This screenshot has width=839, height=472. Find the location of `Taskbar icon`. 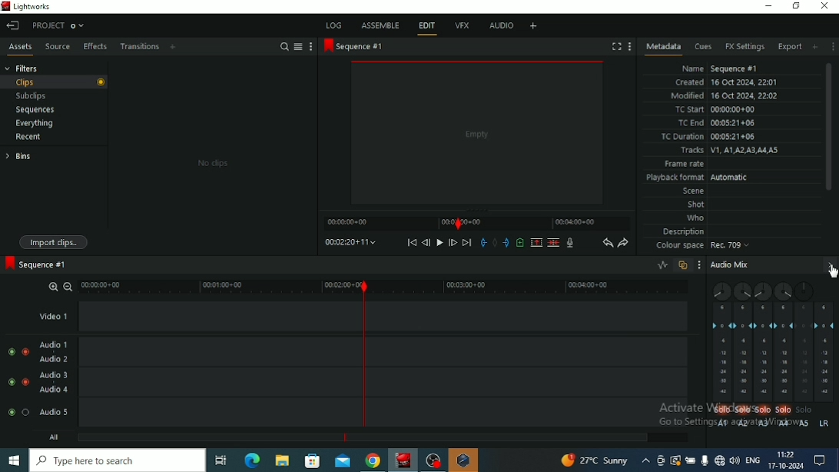

Taskbar icon is located at coordinates (465, 460).